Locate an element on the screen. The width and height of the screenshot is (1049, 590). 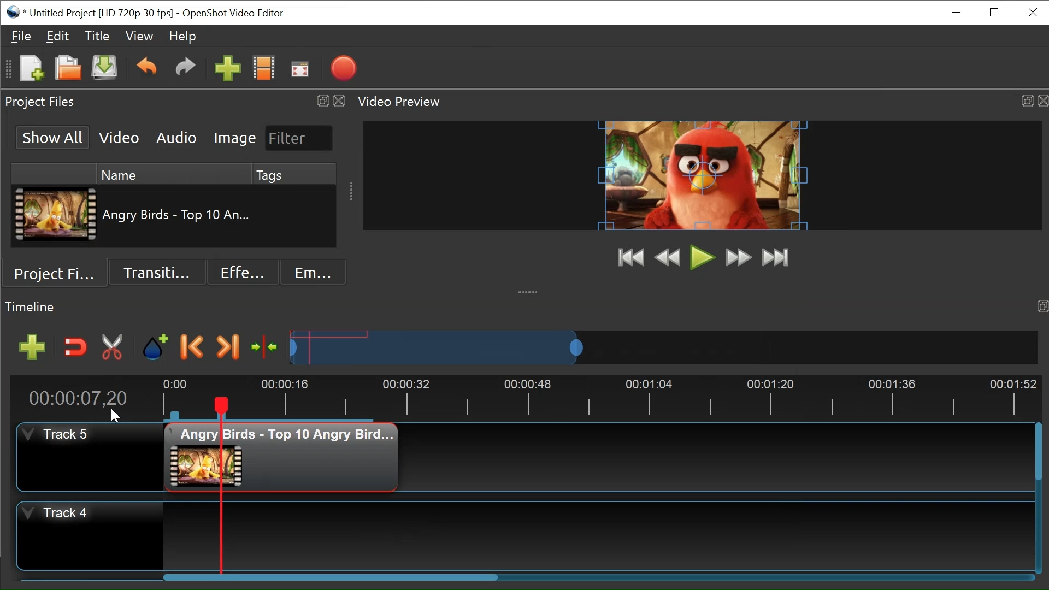
Razor is located at coordinates (114, 347).